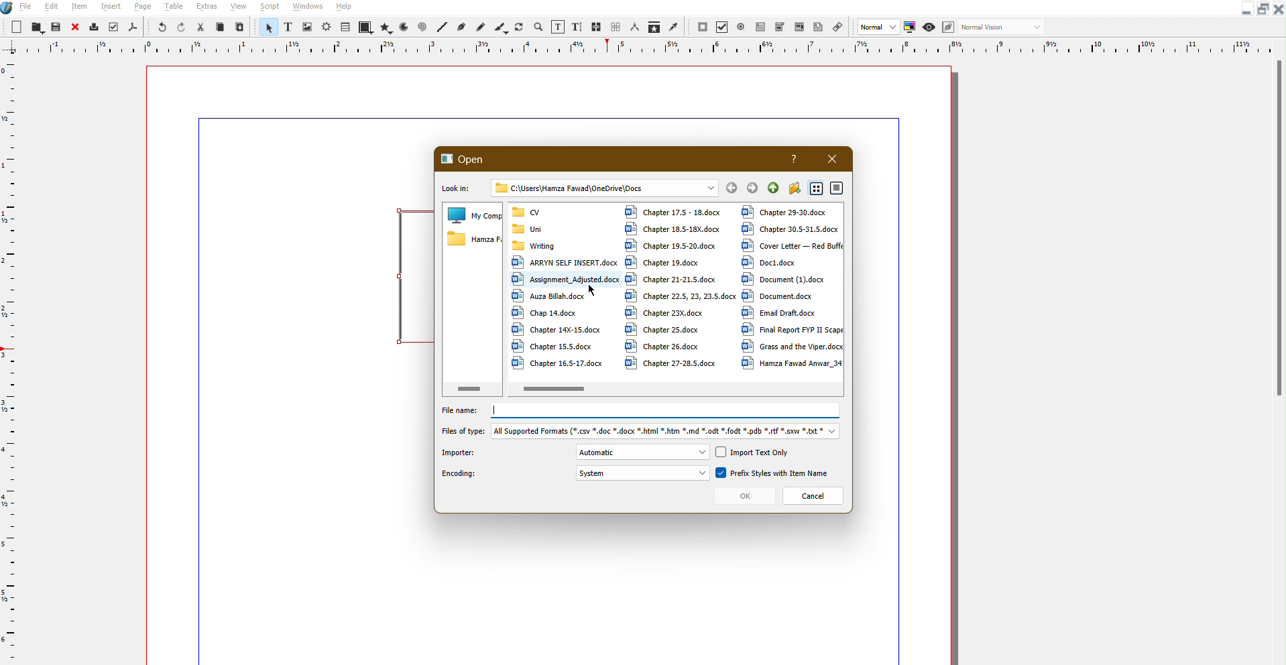 This screenshot has height=665, width=1286. What do you see at coordinates (745, 496) in the screenshot?
I see `OK` at bounding box center [745, 496].